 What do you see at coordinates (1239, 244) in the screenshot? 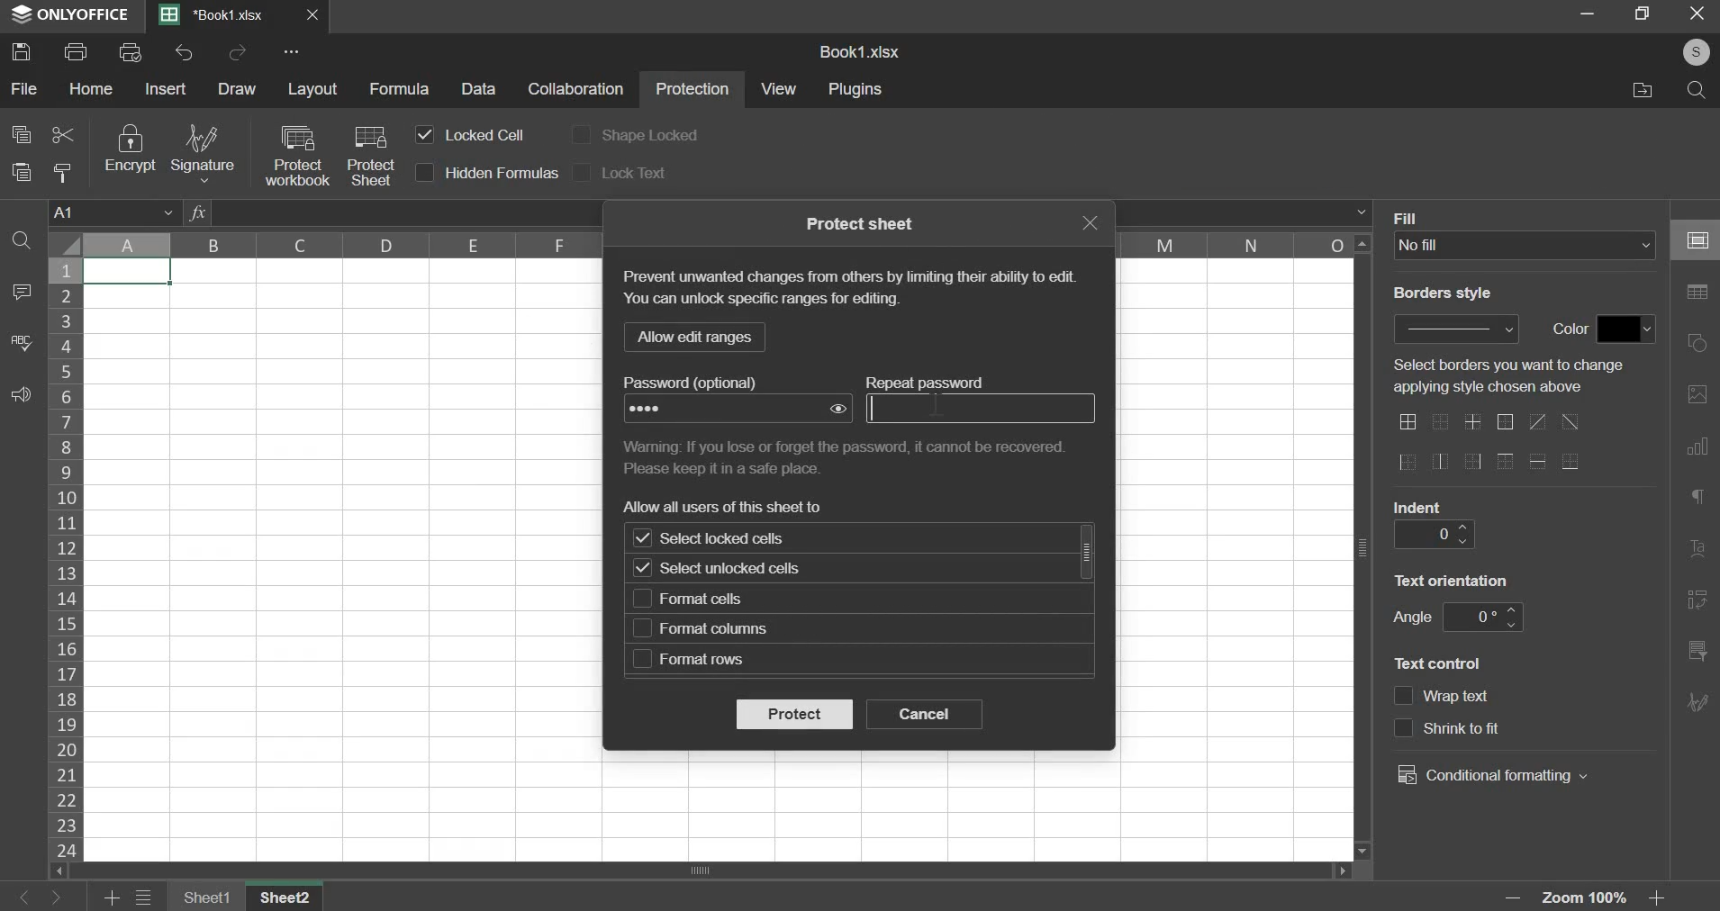
I see `column` at bounding box center [1239, 244].